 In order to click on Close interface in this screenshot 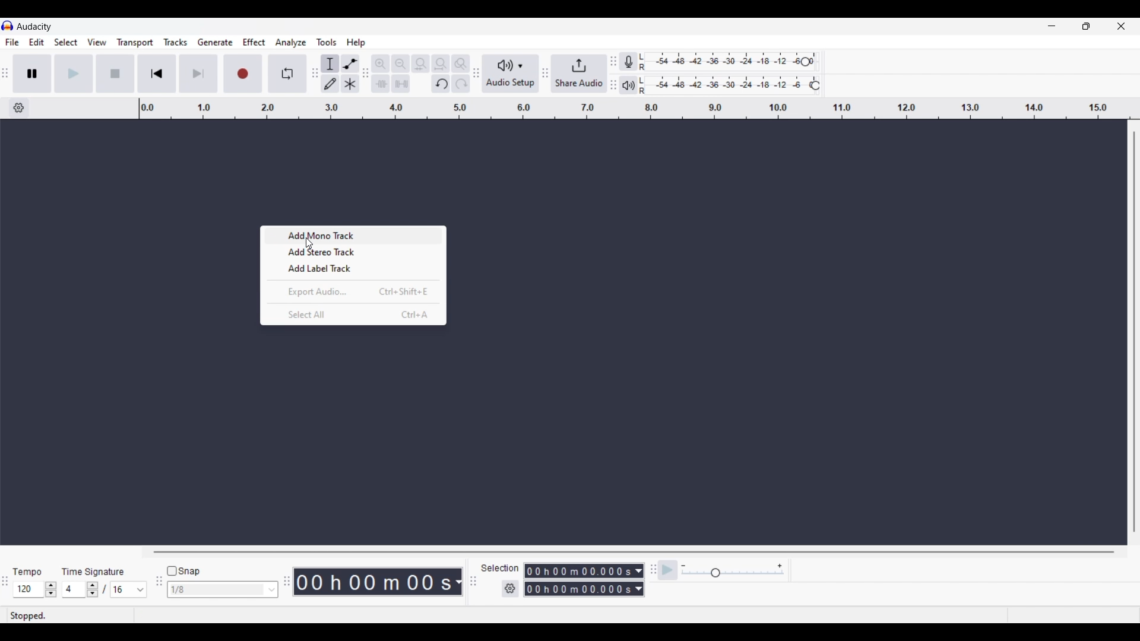, I will do `click(1121, 26)`.